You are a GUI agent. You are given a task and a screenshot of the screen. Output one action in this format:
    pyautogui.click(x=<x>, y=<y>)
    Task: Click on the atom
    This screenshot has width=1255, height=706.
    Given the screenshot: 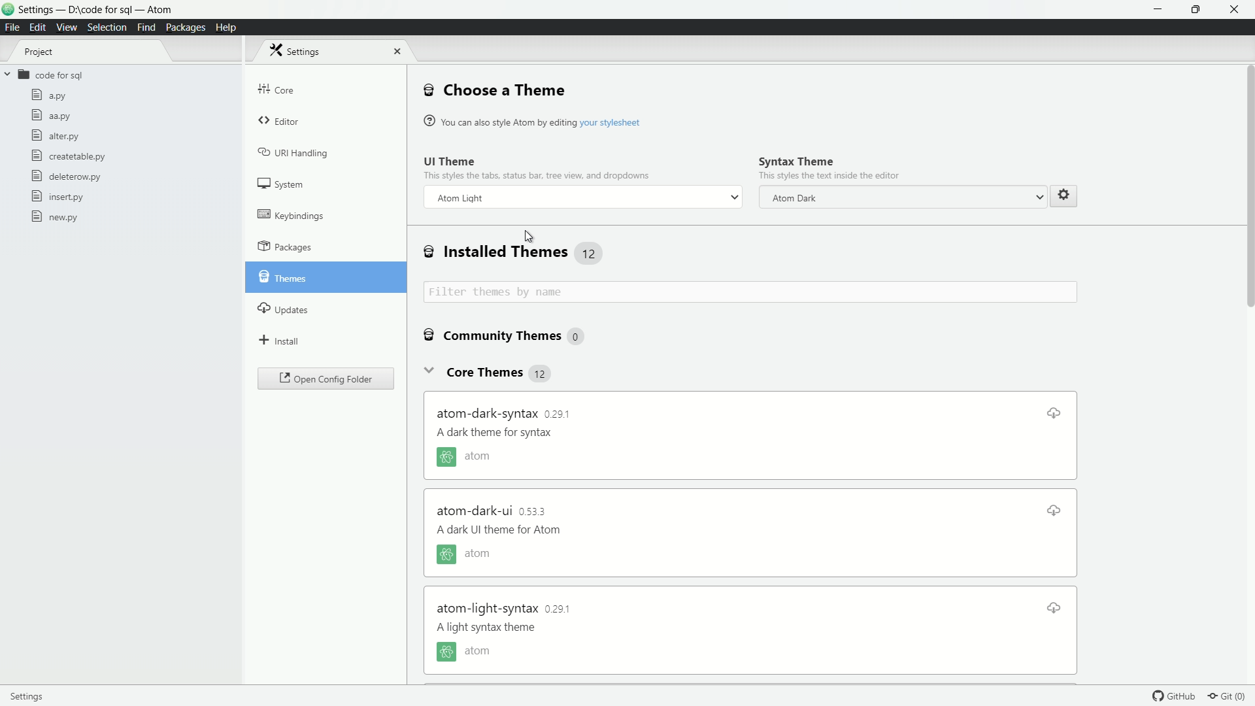 What is the action you would take?
    pyautogui.click(x=464, y=557)
    